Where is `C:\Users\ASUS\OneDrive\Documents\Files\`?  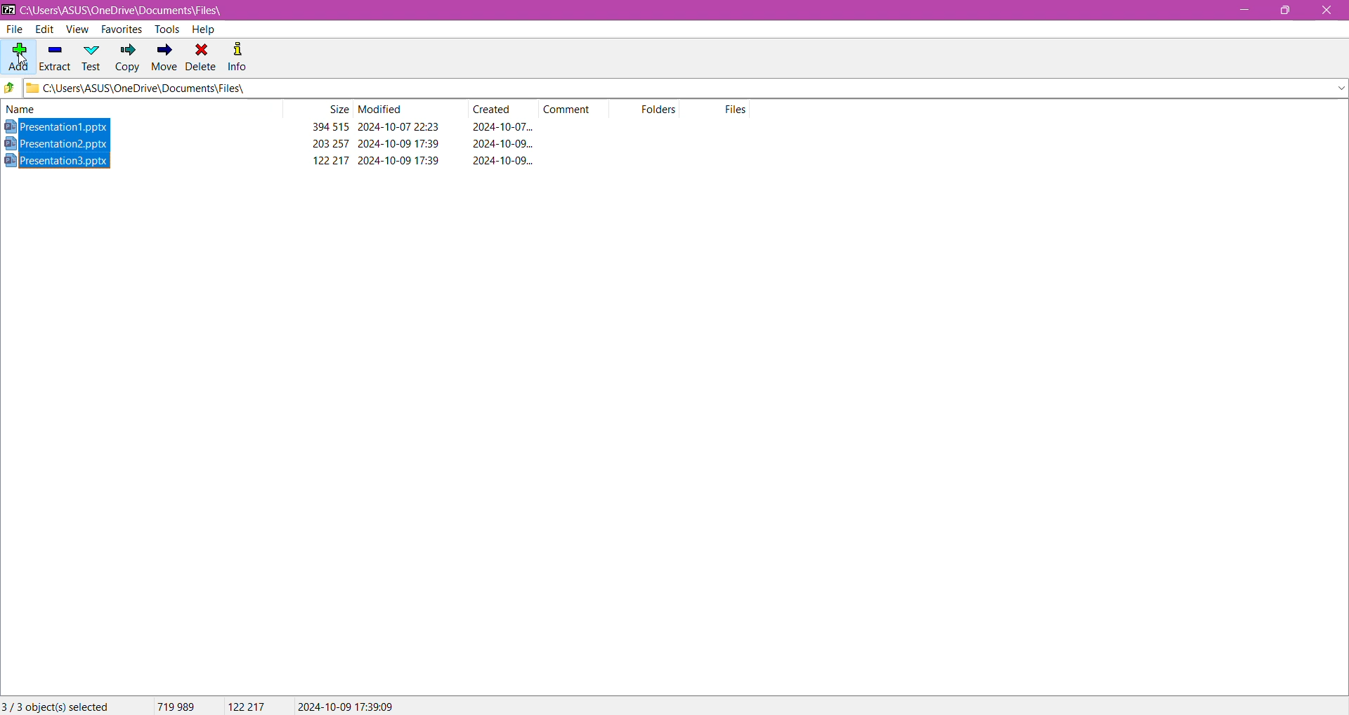 C:\Users\ASUS\OneDrive\Documents\Files\ is located at coordinates (133, 11).